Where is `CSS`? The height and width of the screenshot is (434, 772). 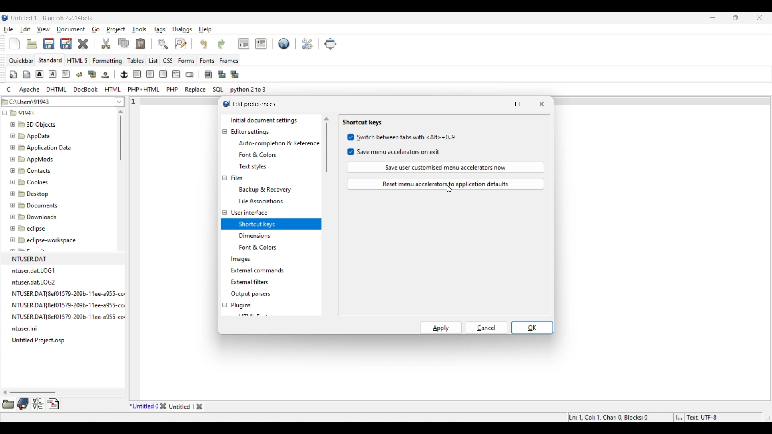
CSS is located at coordinates (168, 60).